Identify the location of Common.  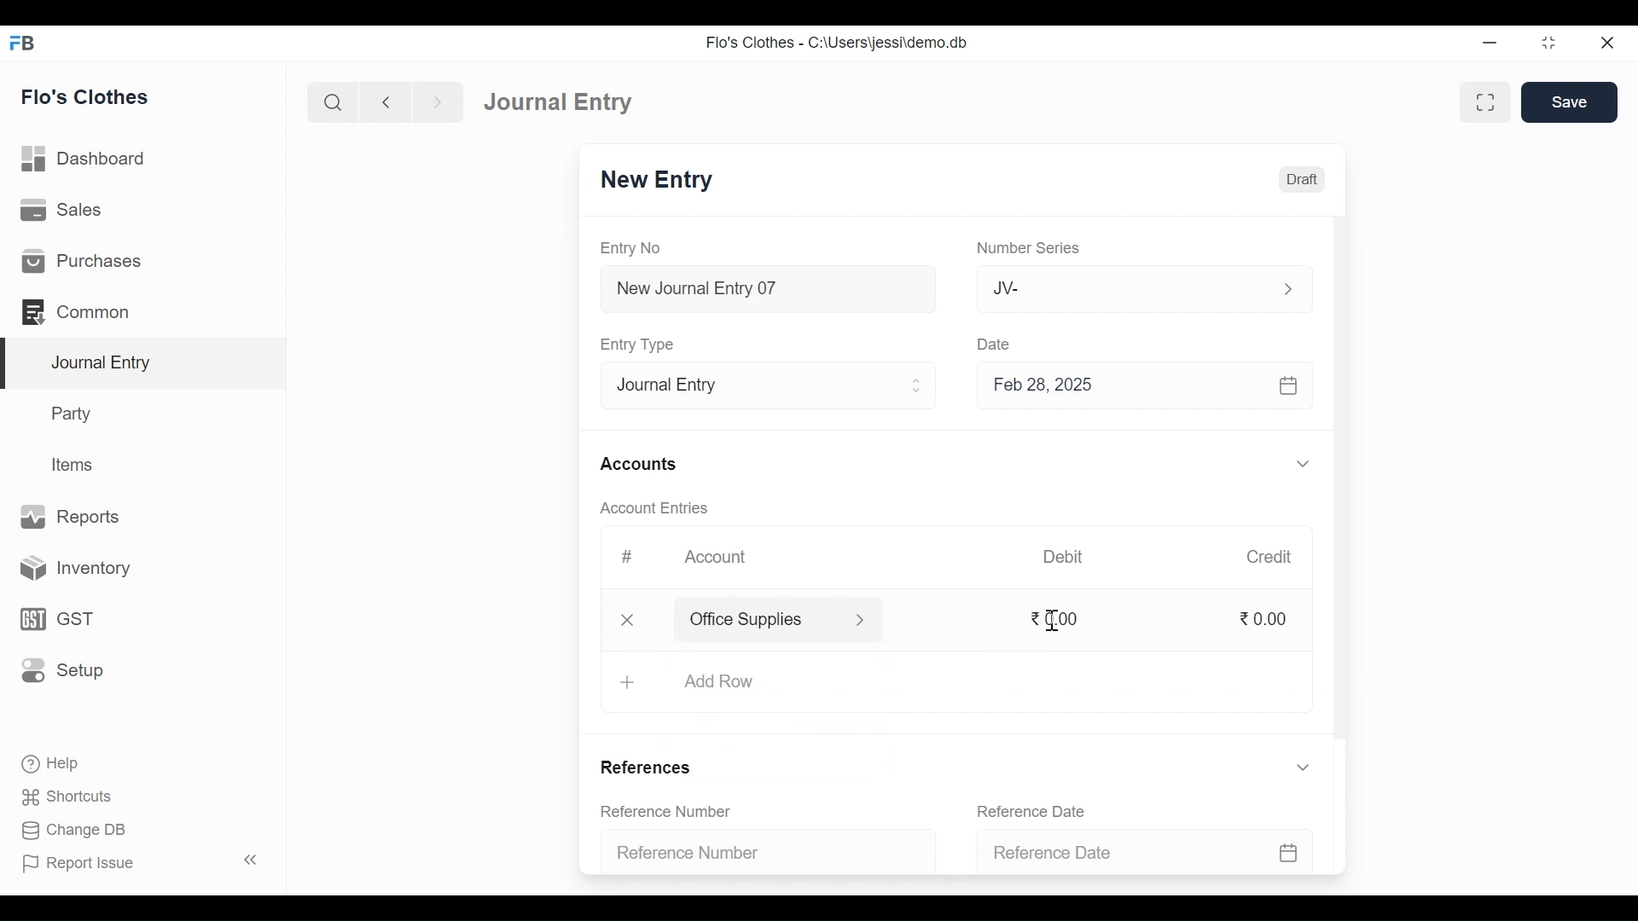
(78, 311).